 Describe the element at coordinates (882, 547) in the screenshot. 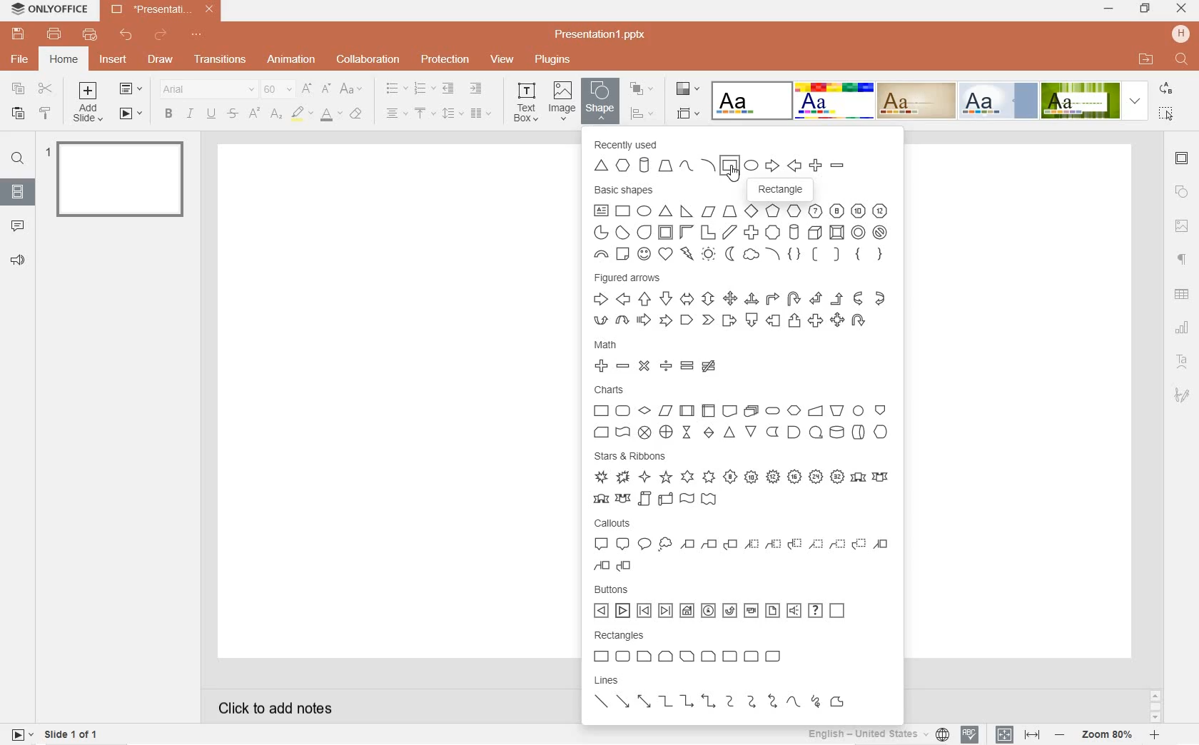

I see `Line Callout 1 (border and accent bar)` at that location.